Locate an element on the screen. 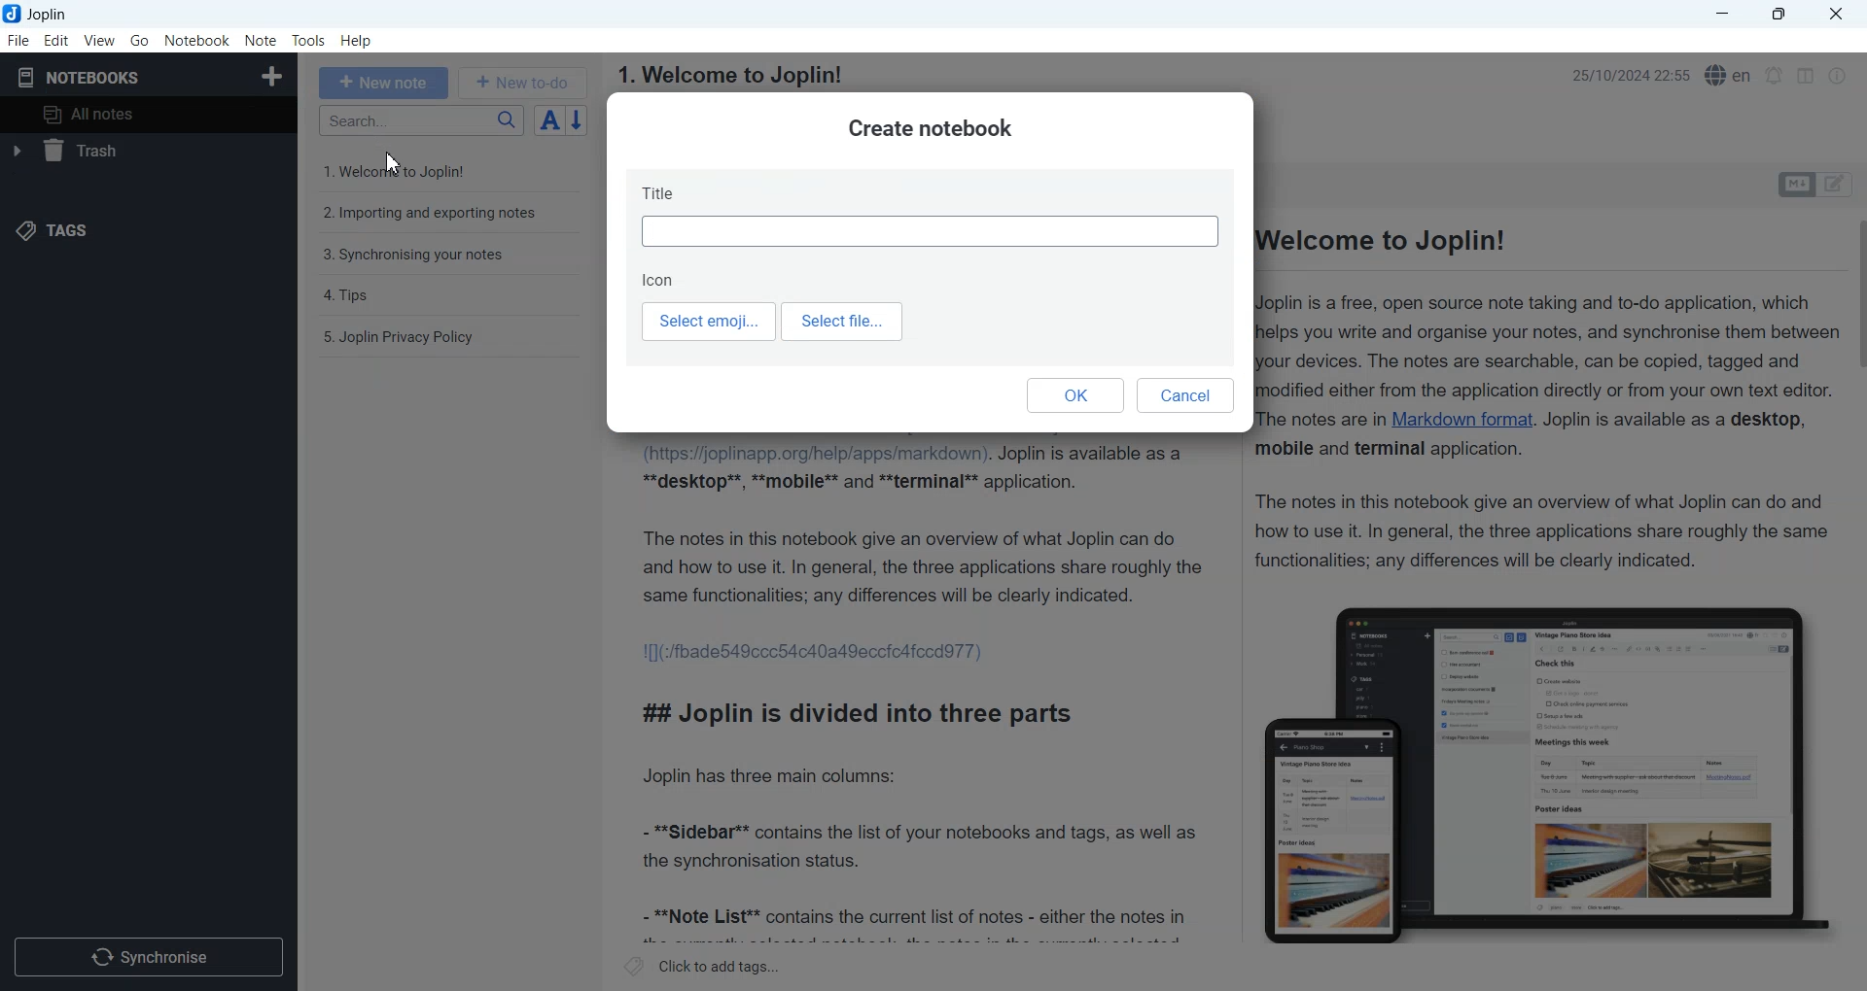 This screenshot has height=991, width=1867. Joplin is located at coordinates (42, 14).